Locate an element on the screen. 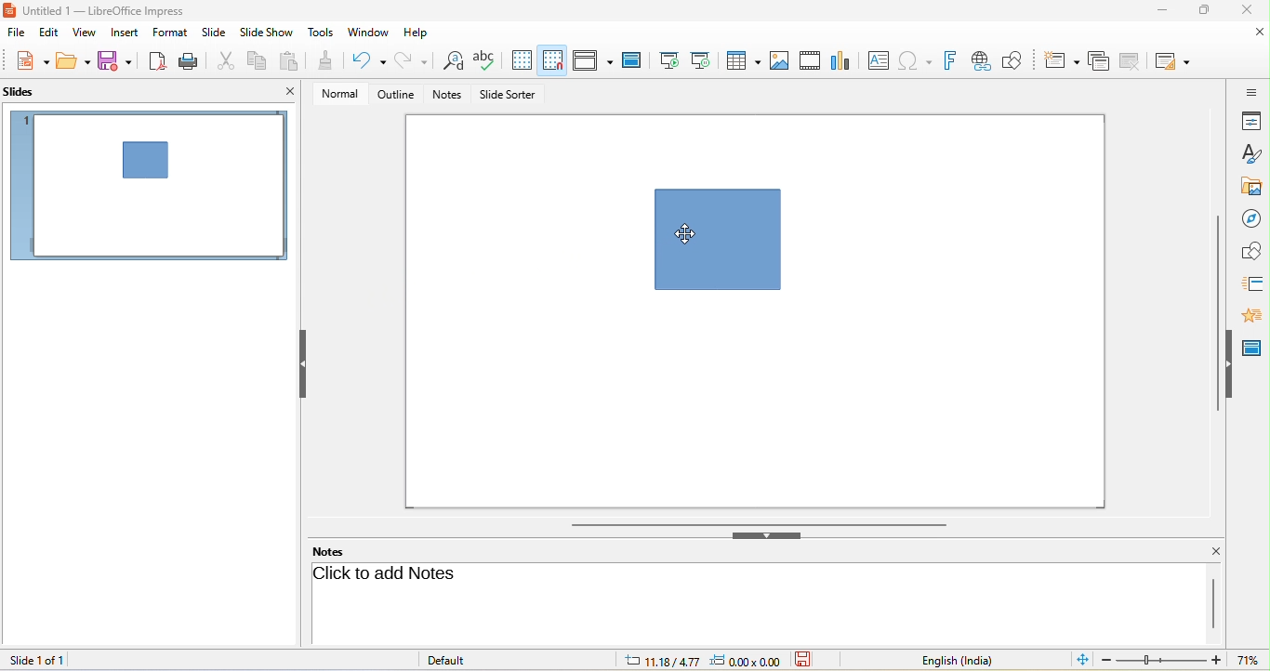 This screenshot has height=671, width=1270. hide is located at coordinates (1232, 363).